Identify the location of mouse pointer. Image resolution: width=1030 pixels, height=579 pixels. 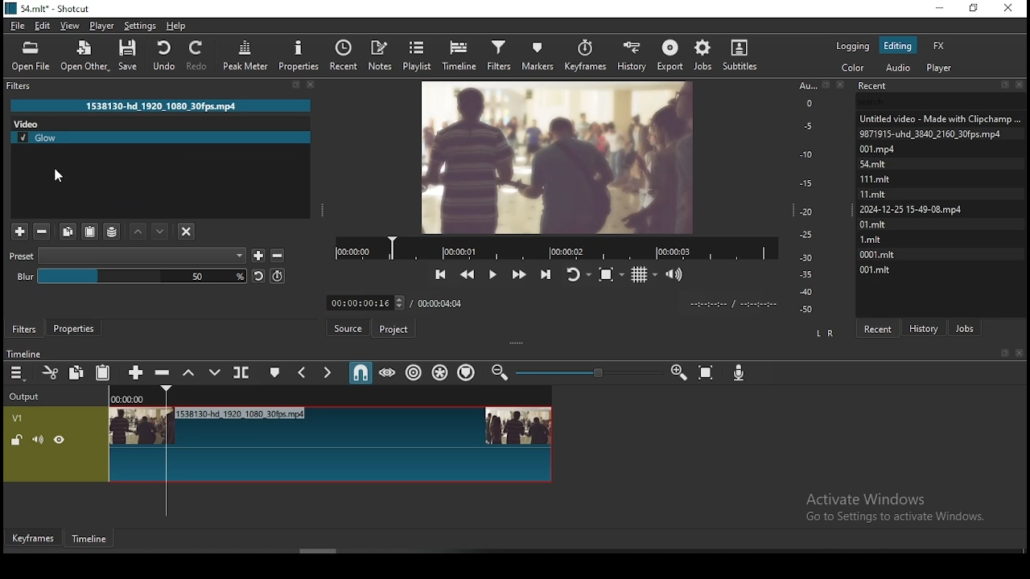
(57, 176).